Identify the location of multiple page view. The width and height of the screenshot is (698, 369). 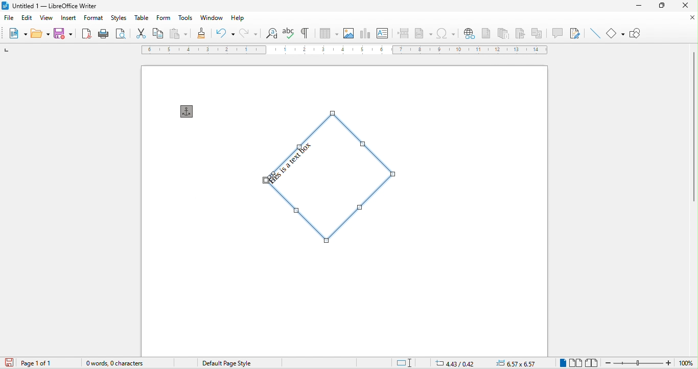
(577, 363).